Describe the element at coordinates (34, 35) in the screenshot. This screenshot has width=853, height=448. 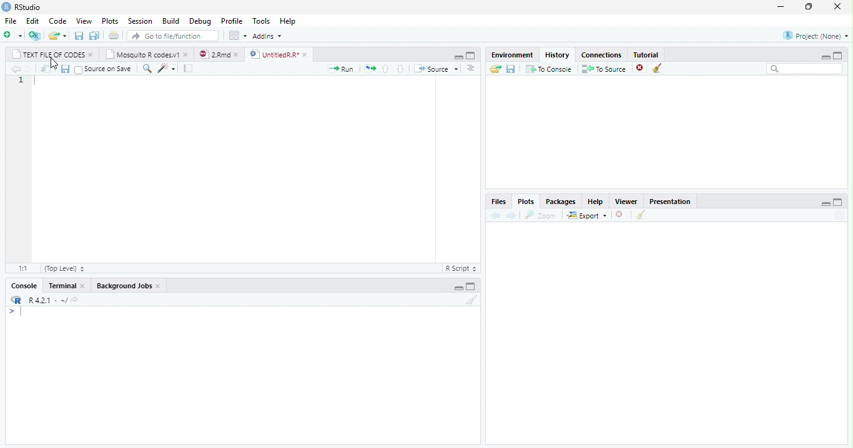
I see `create a project` at that location.